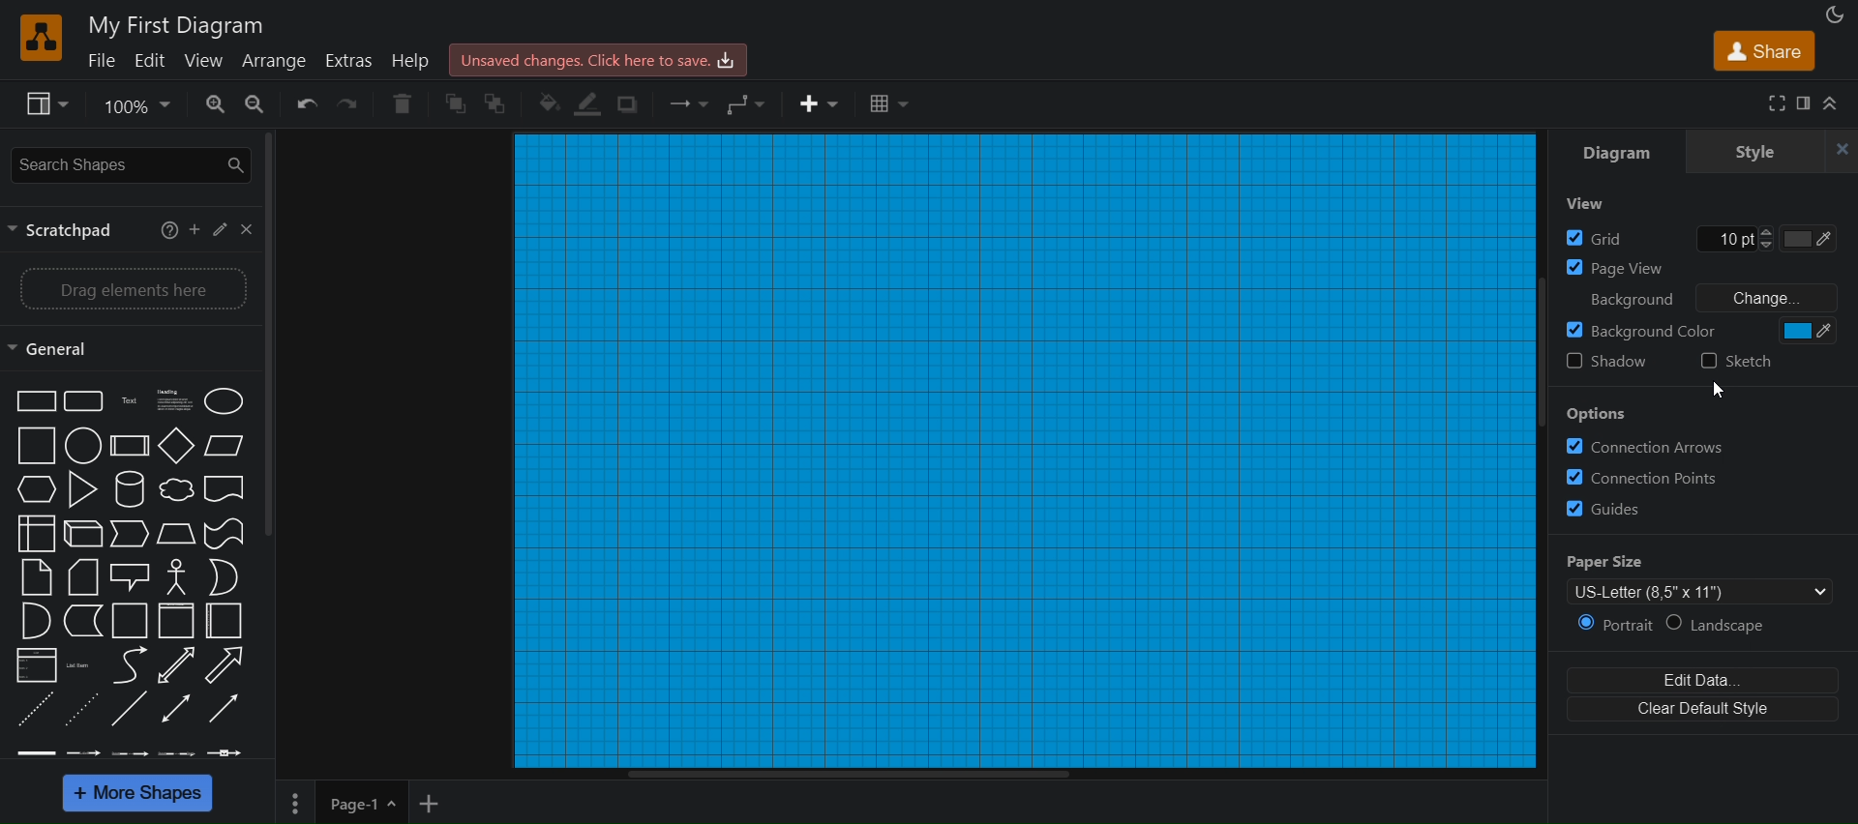 The height and width of the screenshot is (824, 1858). What do you see at coordinates (822, 104) in the screenshot?
I see `inser` at bounding box center [822, 104].